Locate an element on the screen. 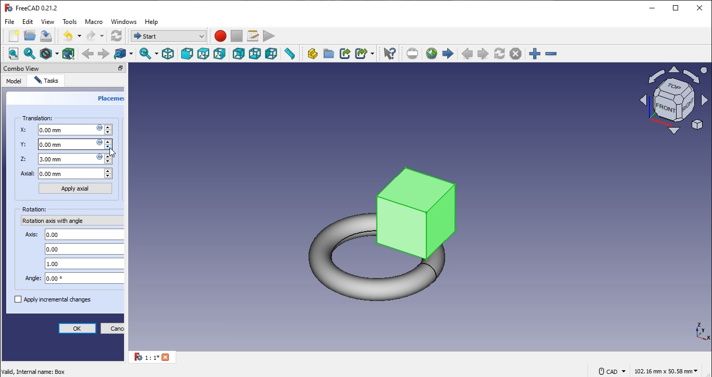 The width and height of the screenshot is (712, 377). placement is located at coordinates (110, 100).